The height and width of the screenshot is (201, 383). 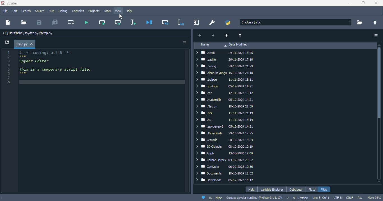 What do you see at coordinates (204, 198) in the screenshot?
I see `help spyder!` at bounding box center [204, 198].